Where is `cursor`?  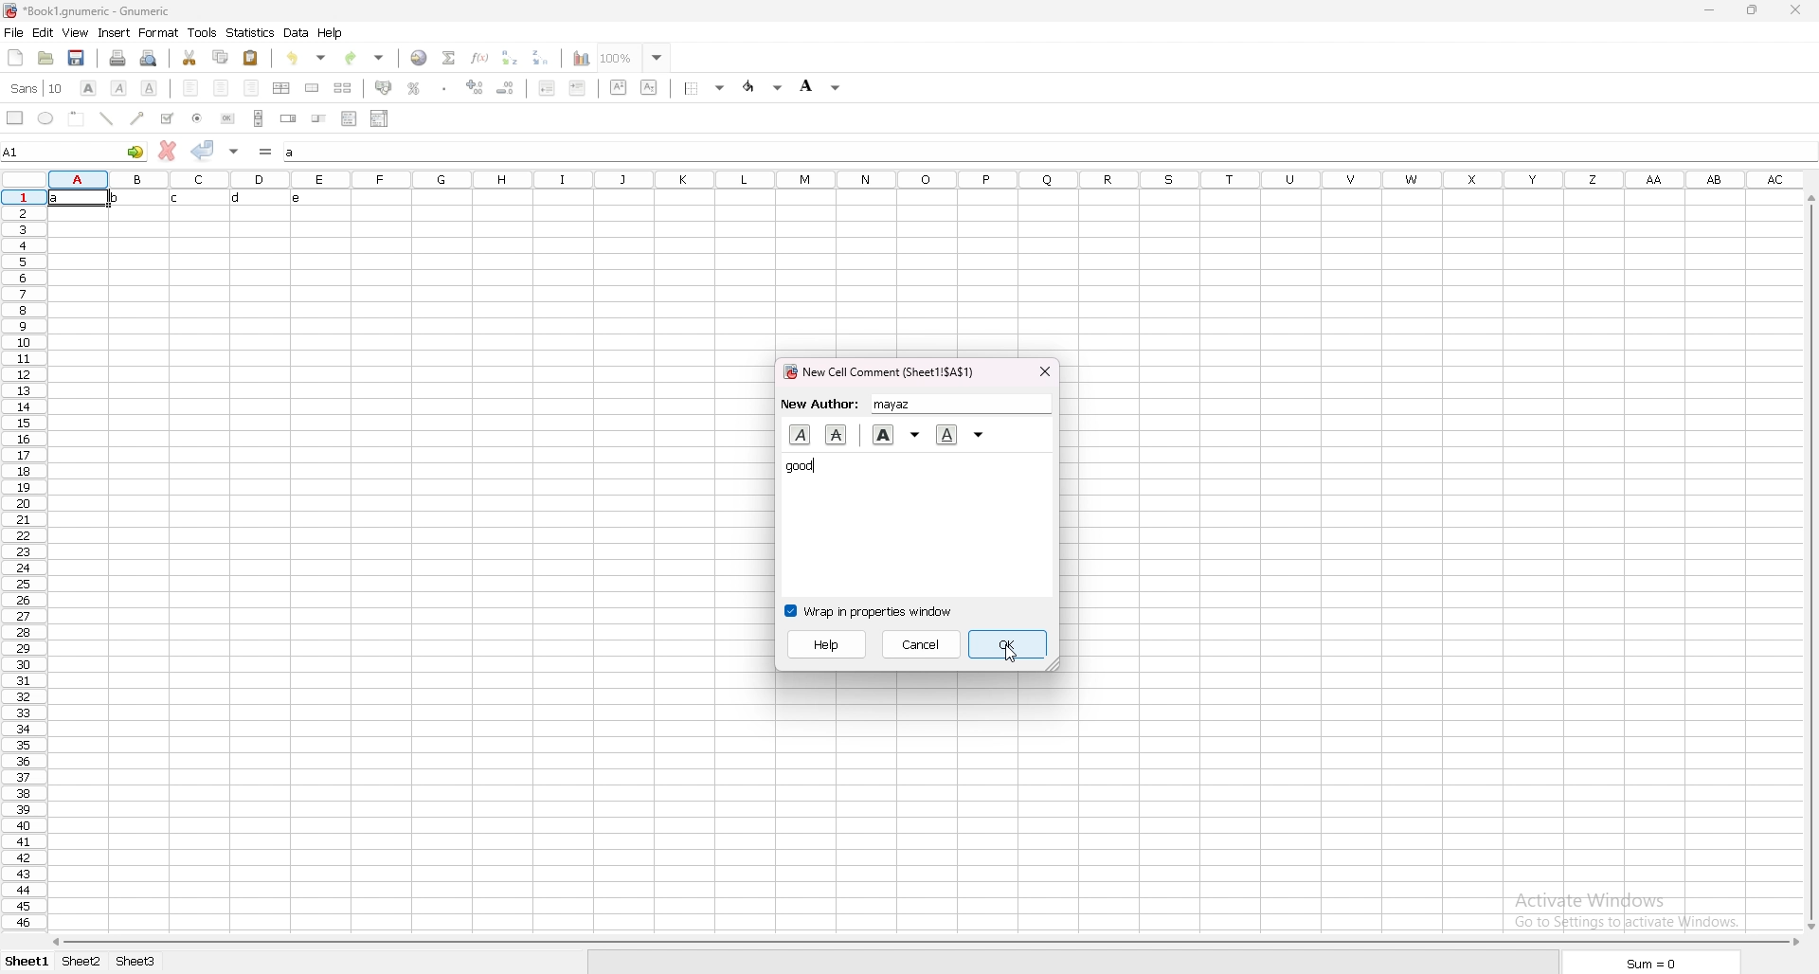 cursor is located at coordinates (1010, 654).